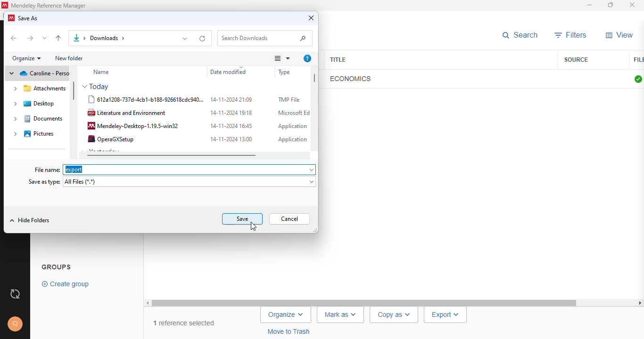 This screenshot has width=644, height=339. Describe the element at coordinates (38, 119) in the screenshot. I see `documents` at that location.